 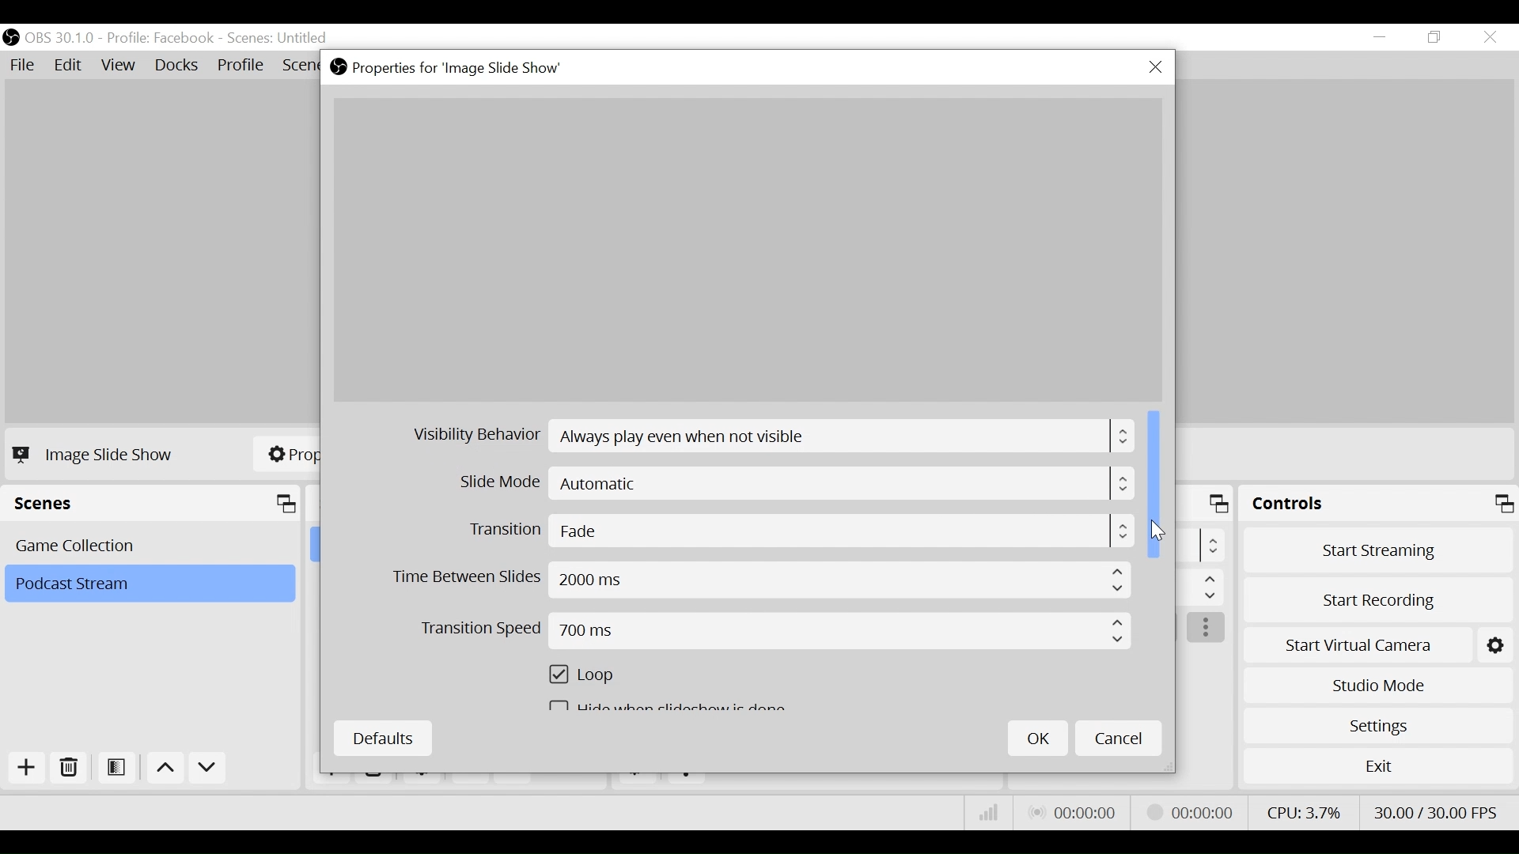 What do you see at coordinates (747, 250) in the screenshot?
I see `Preview Image Slide Show` at bounding box center [747, 250].